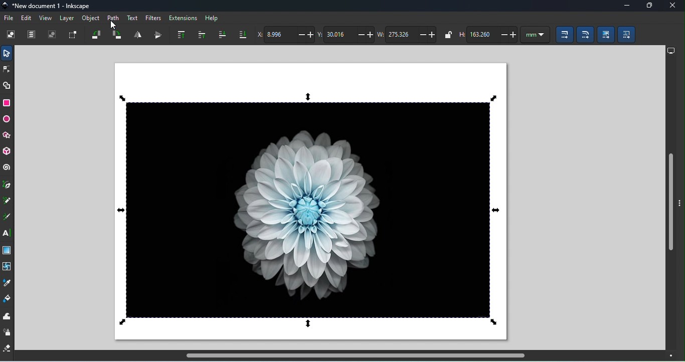 The width and height of the screenshot is (685, 362). What do you see at coordinates (8, 120) in the screenshot?
I see `Ellipse/arc tool` at bounding box center [8, 120].